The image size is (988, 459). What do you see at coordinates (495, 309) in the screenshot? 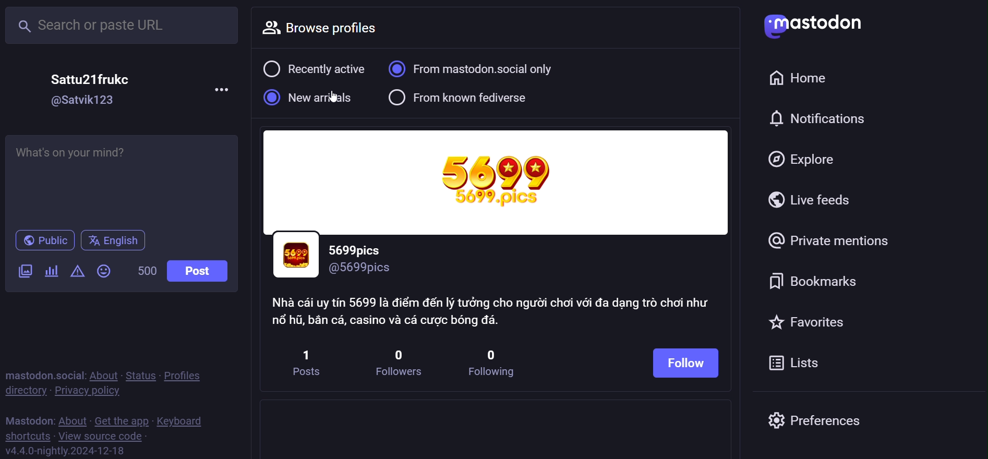
I see `Nha cai uy tin 5699 la diém dén ly tudng cho ngudi choi véi da dang trd choi nhu
nd hil, ban c4, casino va ca cugc bong da.` at bounding box center [495, 309].